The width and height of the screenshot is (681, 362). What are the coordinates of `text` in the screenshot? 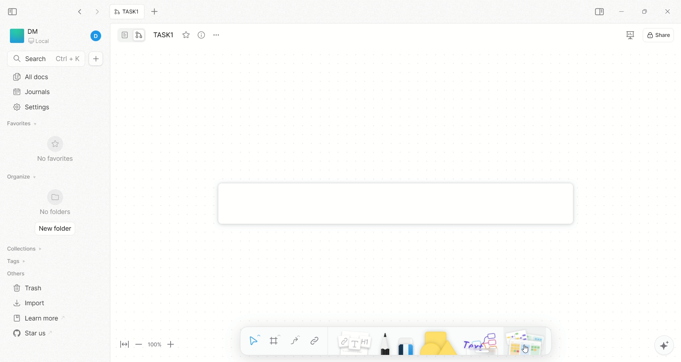 It's located at (480, 342).